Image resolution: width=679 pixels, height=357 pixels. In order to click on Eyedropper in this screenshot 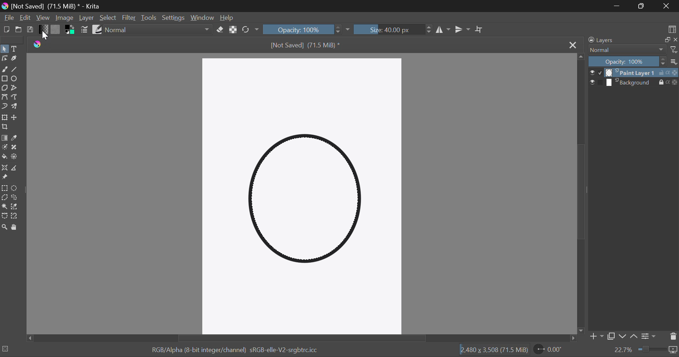, I will do `click(16, 138)`.